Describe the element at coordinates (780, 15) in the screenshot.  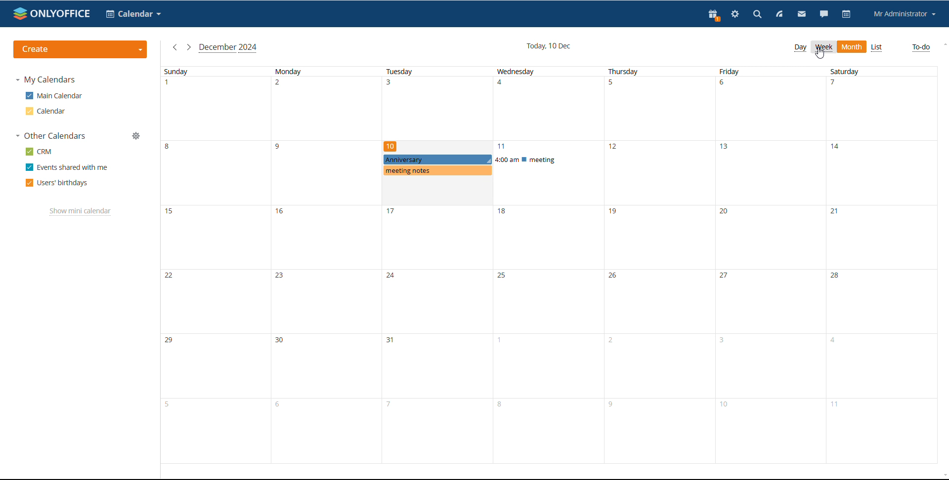
I see `feed` at that location.